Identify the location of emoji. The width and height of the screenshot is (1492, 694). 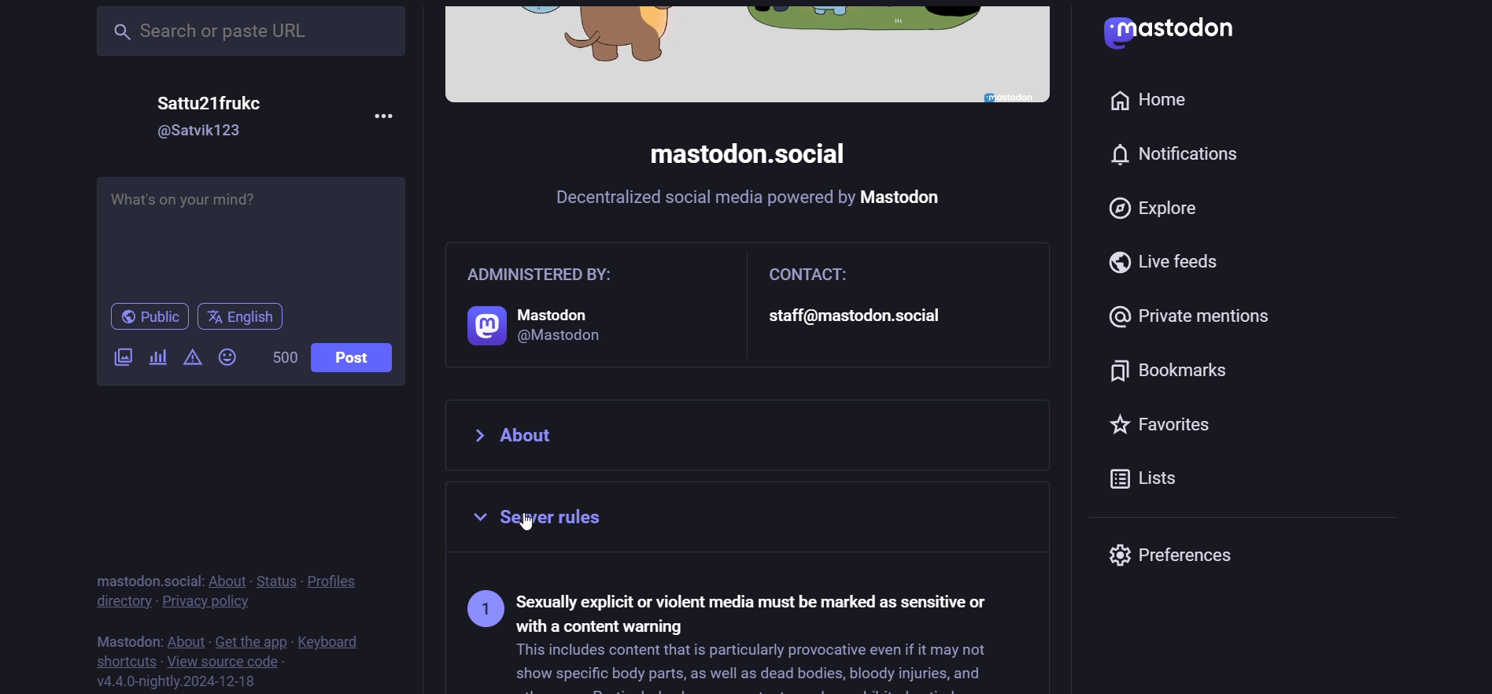
(231, 356).